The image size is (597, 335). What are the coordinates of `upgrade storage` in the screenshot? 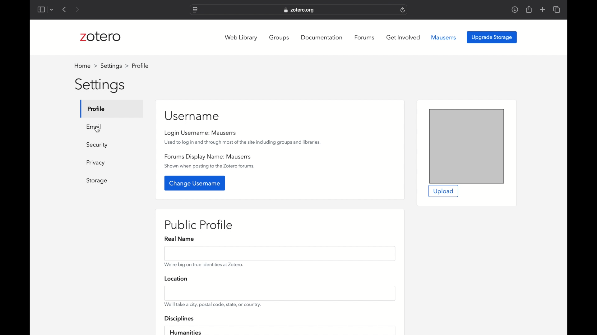 It's located at (492, 37).